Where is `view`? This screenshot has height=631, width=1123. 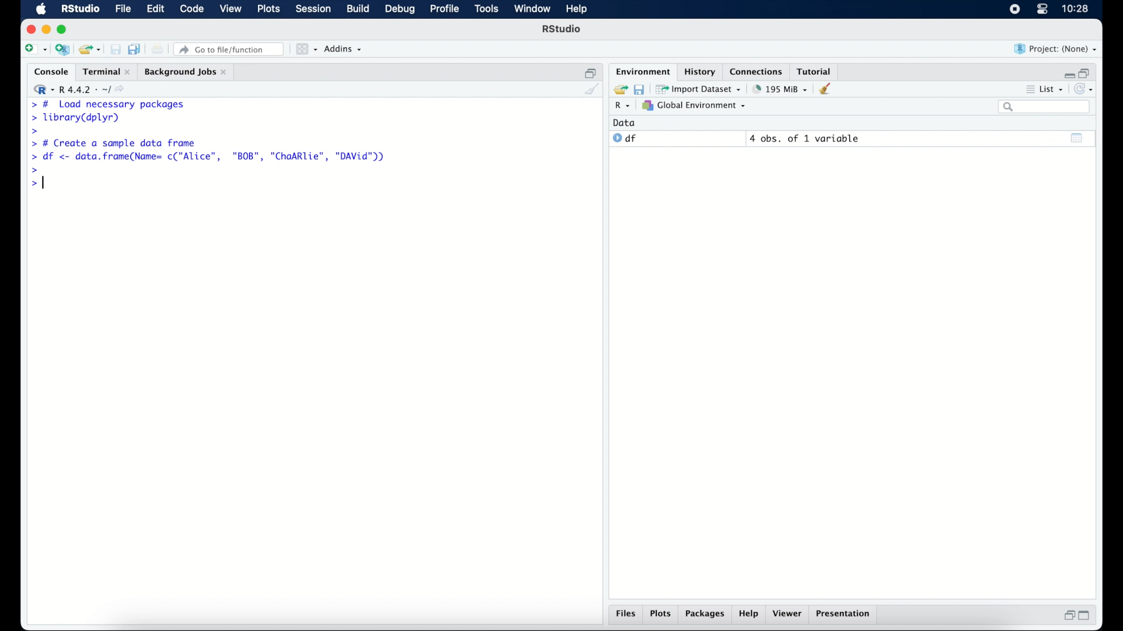
view is located at coordinates (231, 10).